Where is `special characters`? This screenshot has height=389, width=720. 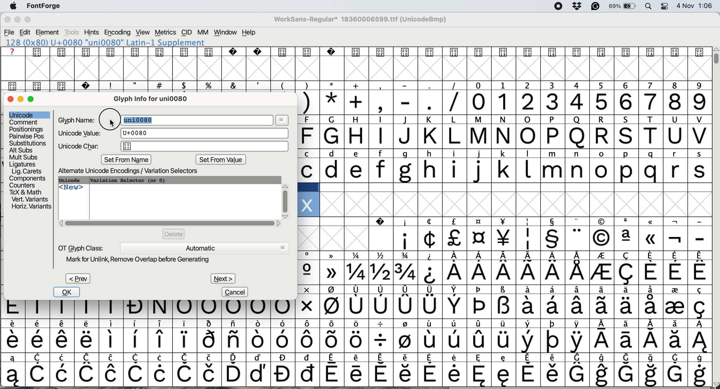 special characters is located at coordinates (506, 273).